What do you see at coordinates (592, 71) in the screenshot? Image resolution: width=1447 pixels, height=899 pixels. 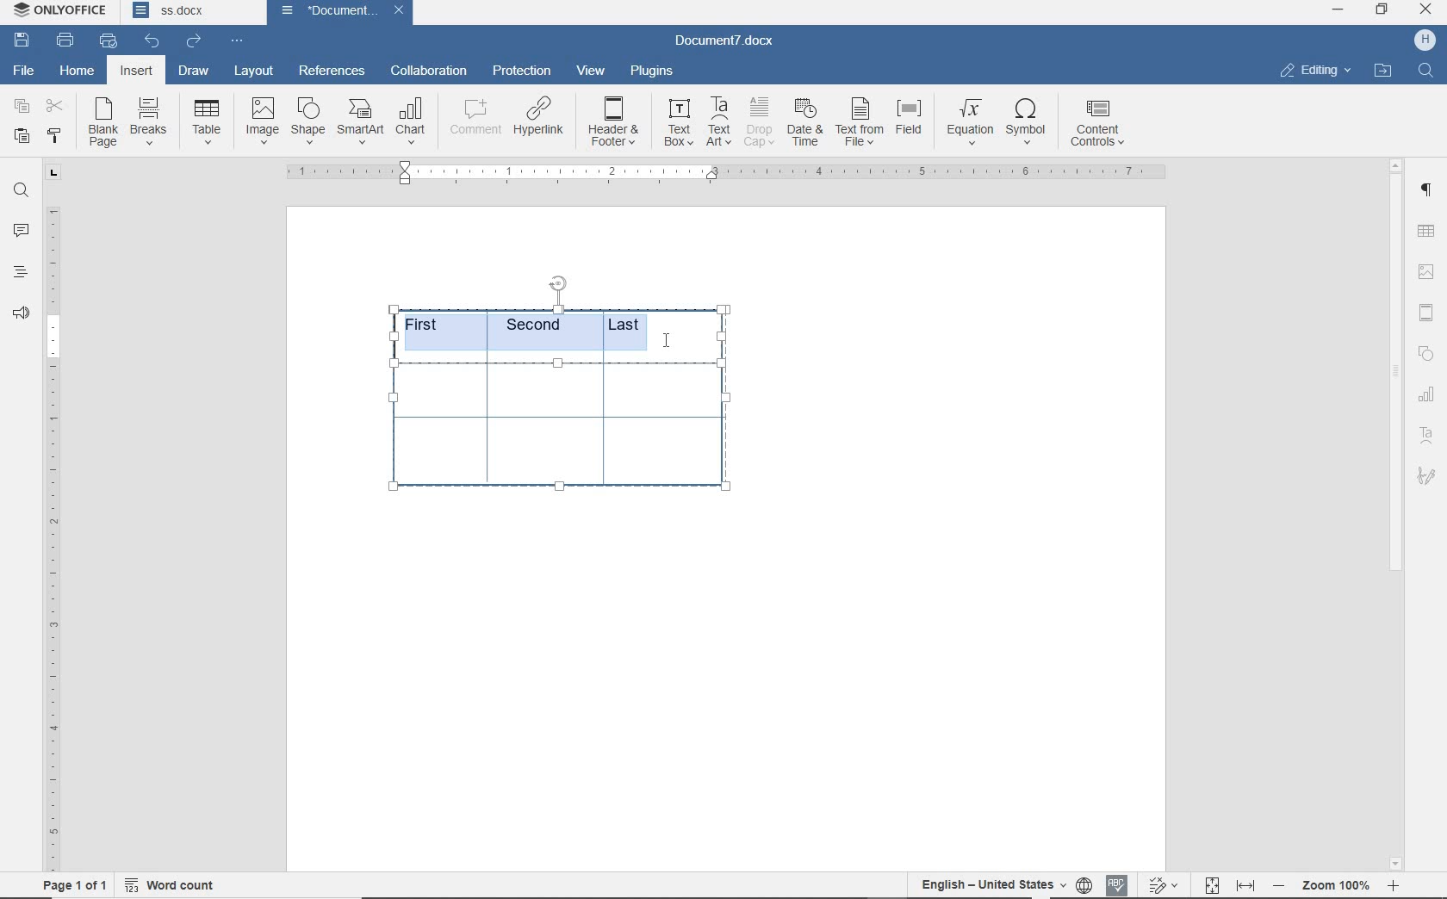 I see `view` at bounding box center [592, 71].